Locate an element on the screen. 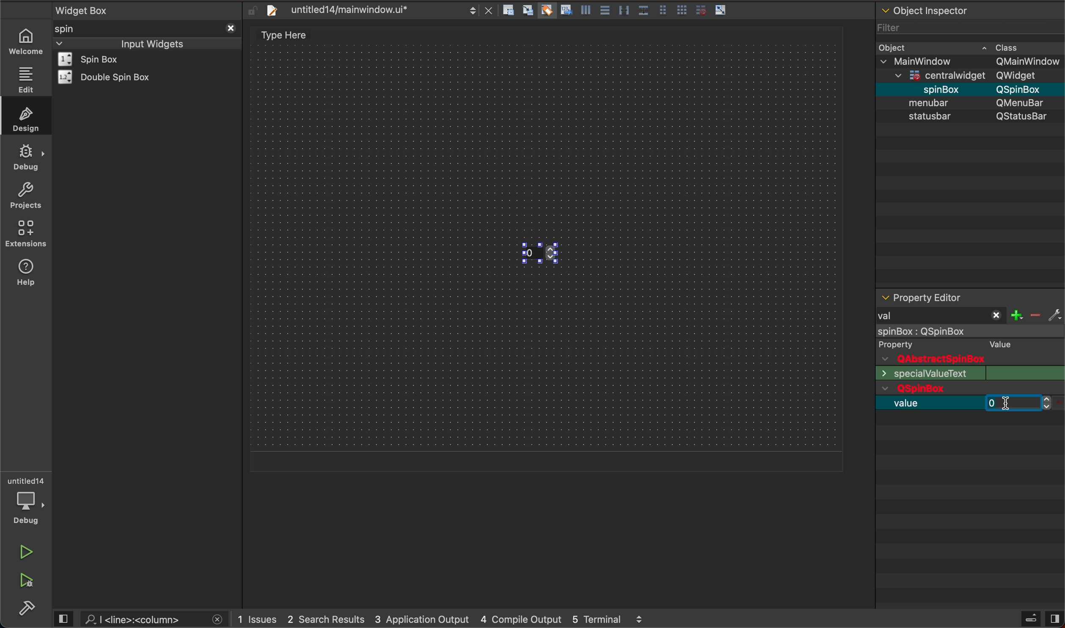 The height and width of the screenshot is (628, 1065). object inspector is located at coordinates (970, 9).